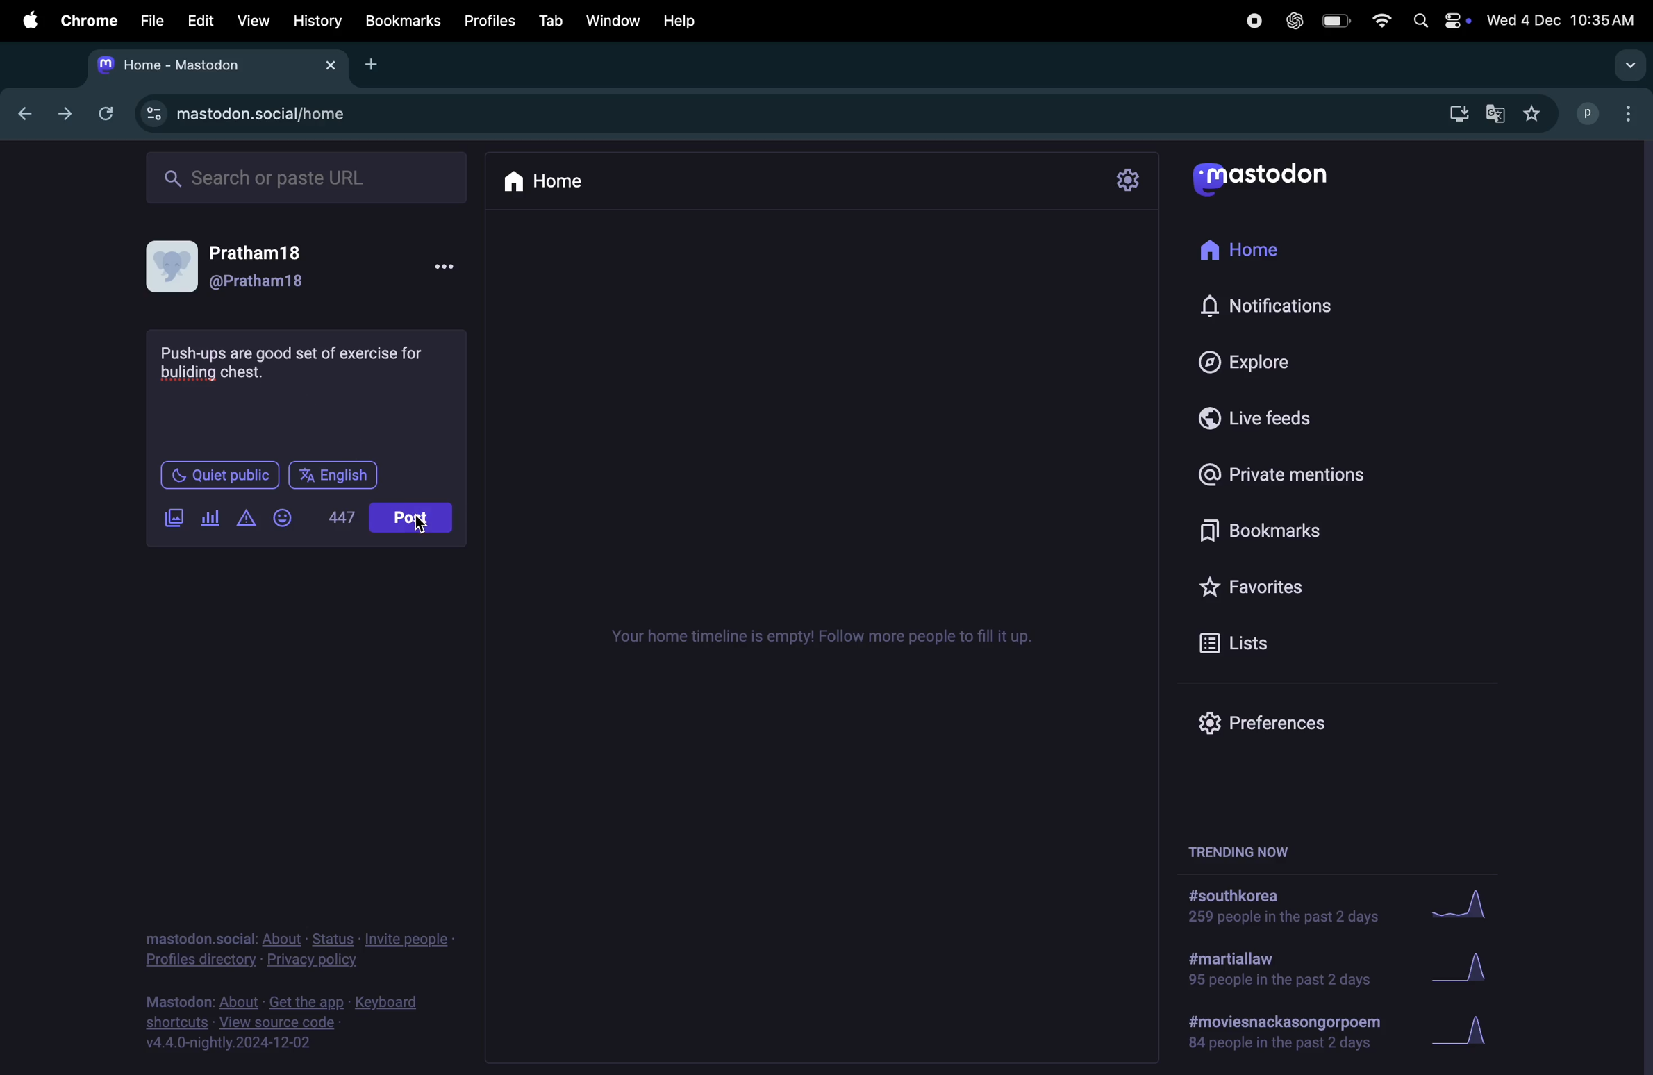 The height and width of the screenshot is (1075, 1653). I want to click on Mastodon tab, so click(213, 65).